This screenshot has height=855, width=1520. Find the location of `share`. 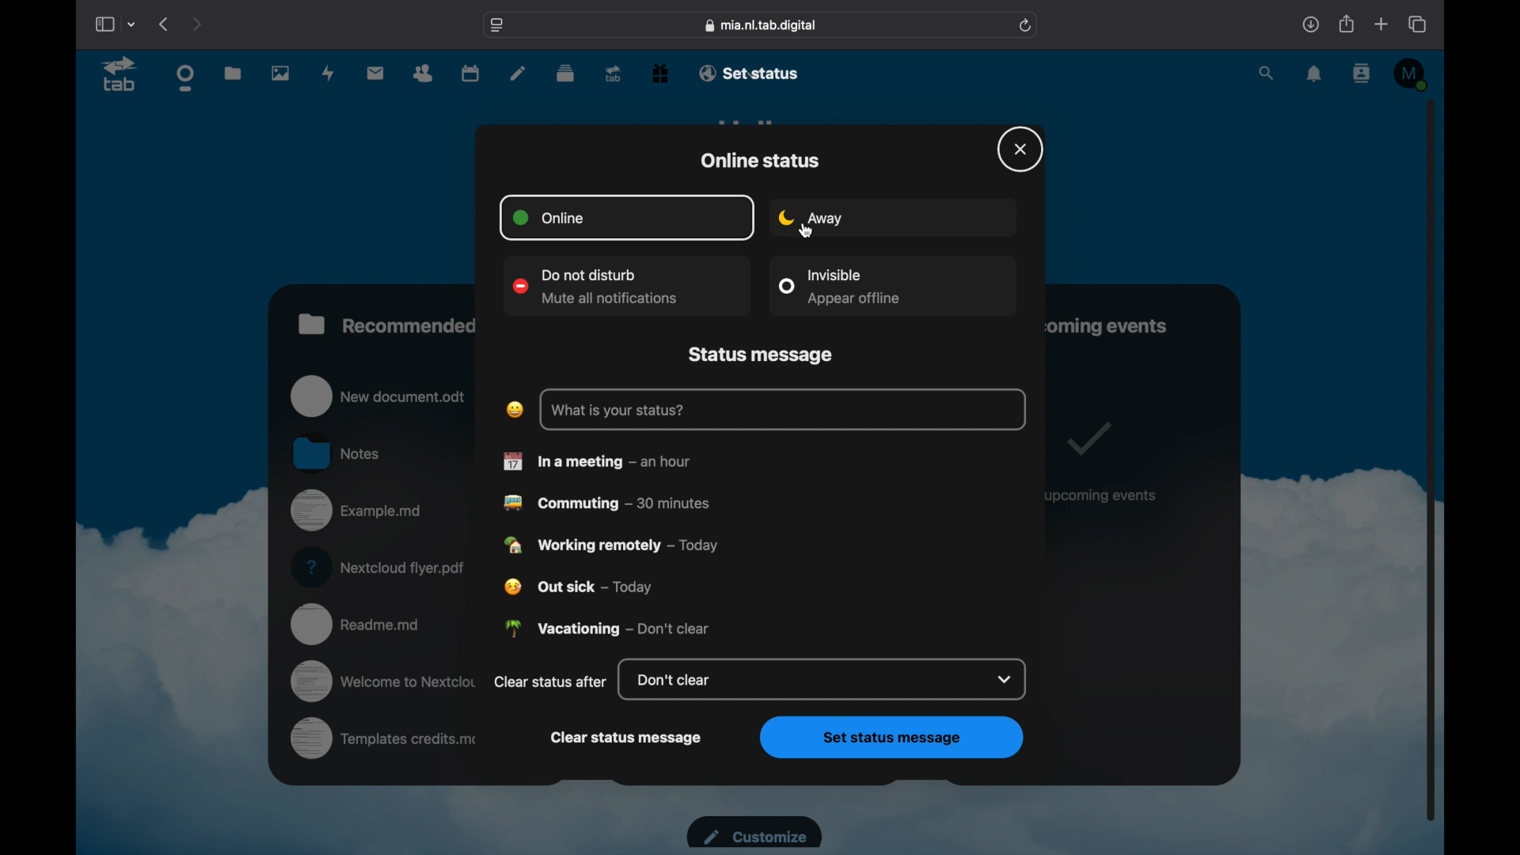

share is located at coordinates (1347, 23).